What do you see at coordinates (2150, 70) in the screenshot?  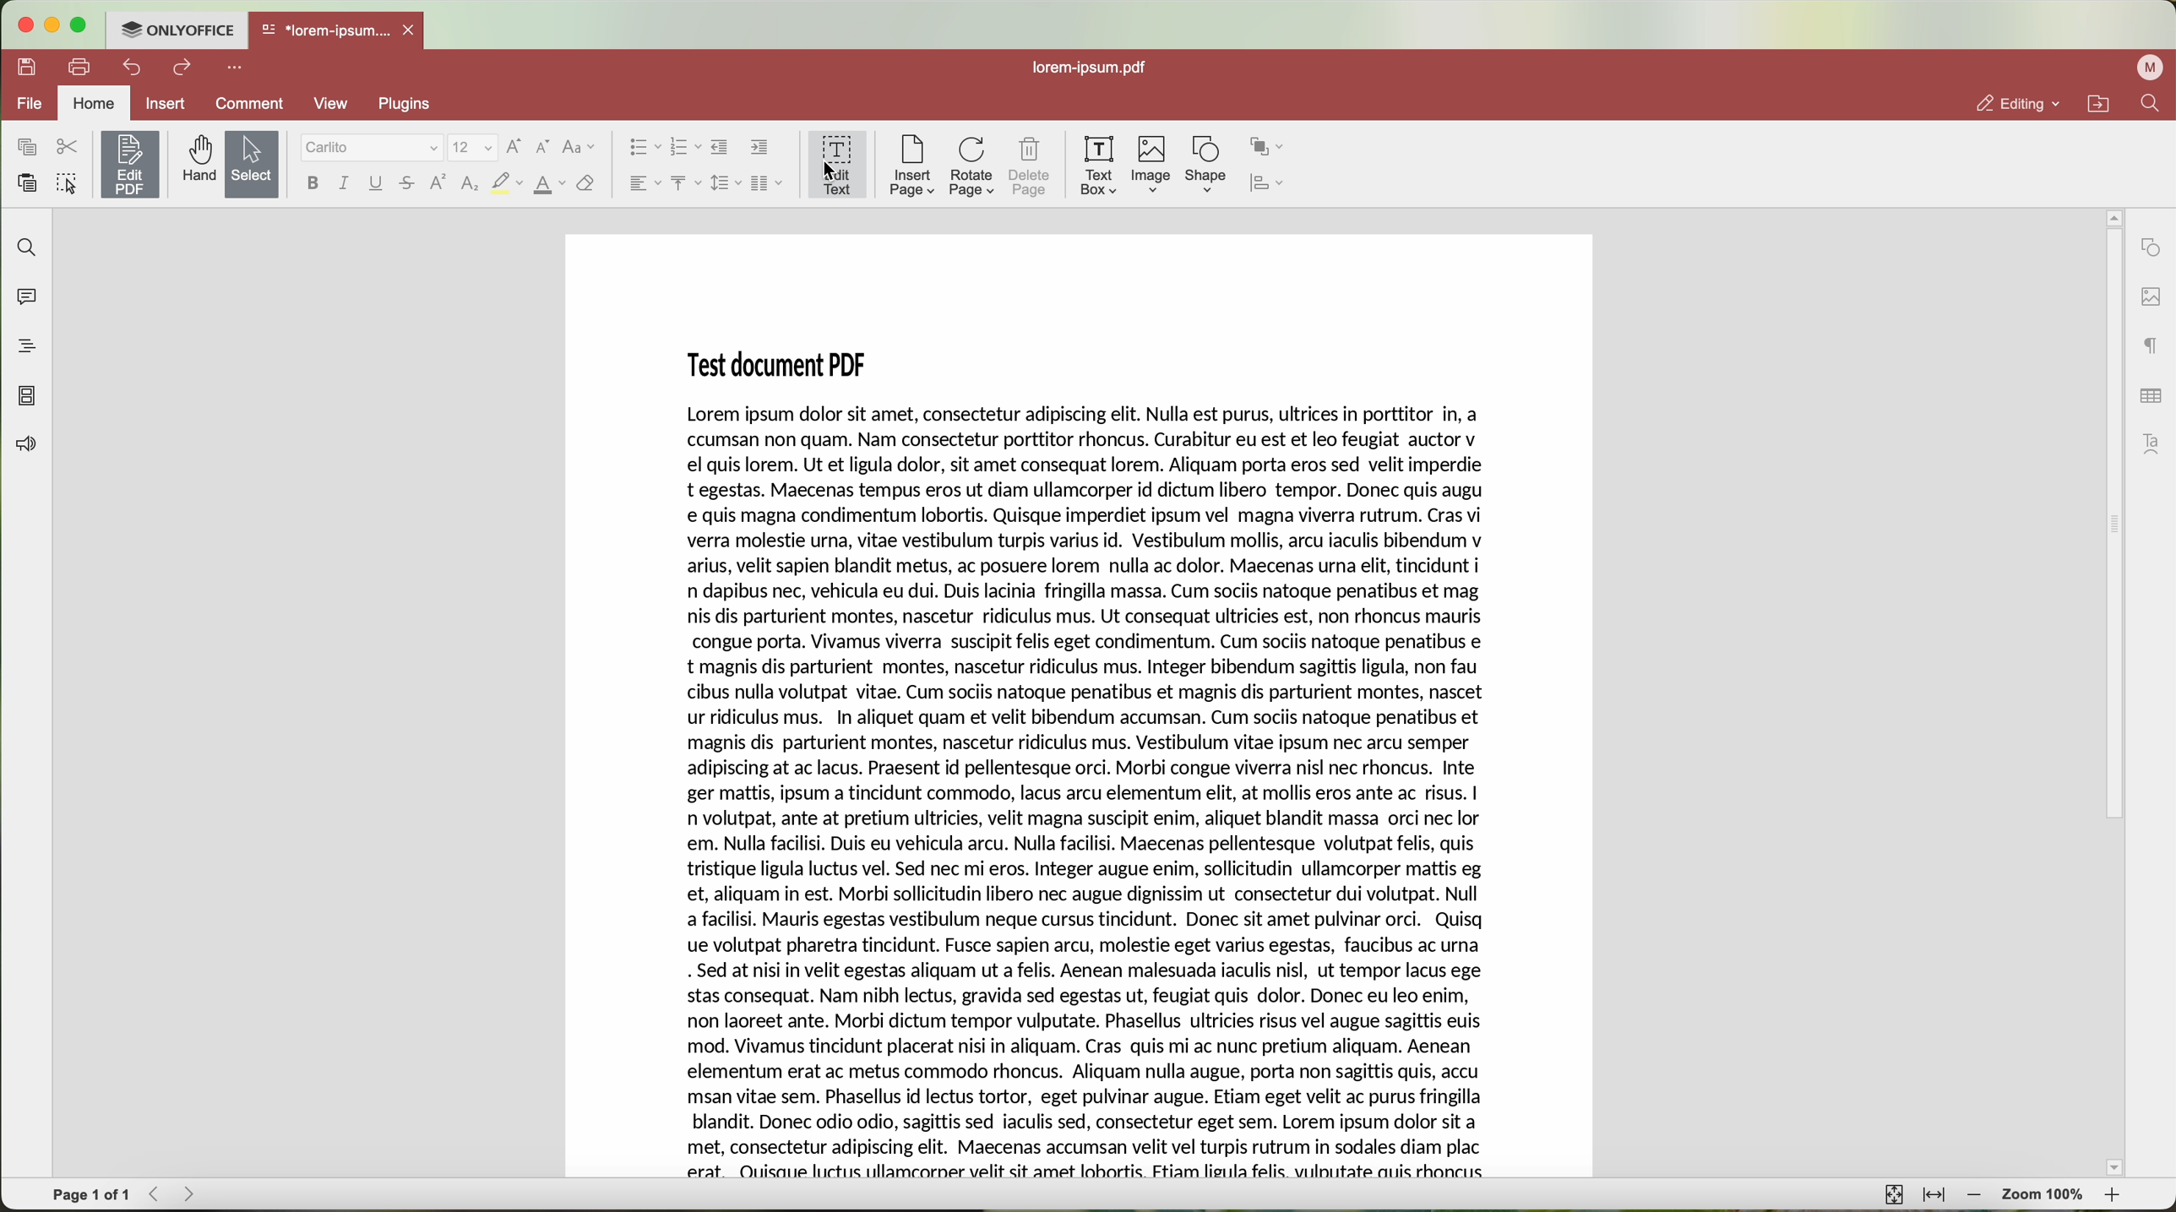 I see `user profile` at bounding box center [2150, 70].